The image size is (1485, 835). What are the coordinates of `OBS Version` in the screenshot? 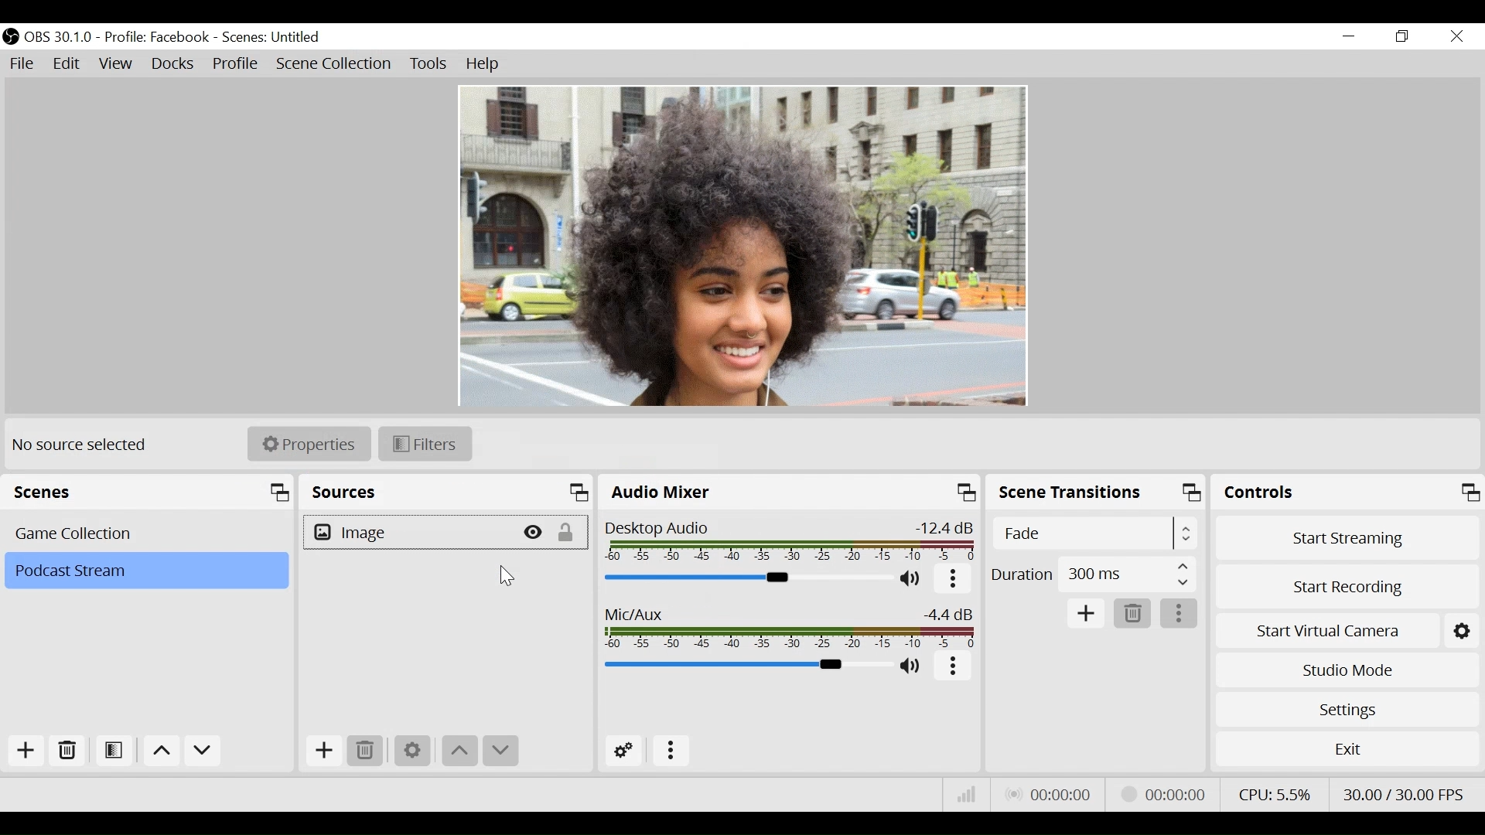 It's located at (59, 38).